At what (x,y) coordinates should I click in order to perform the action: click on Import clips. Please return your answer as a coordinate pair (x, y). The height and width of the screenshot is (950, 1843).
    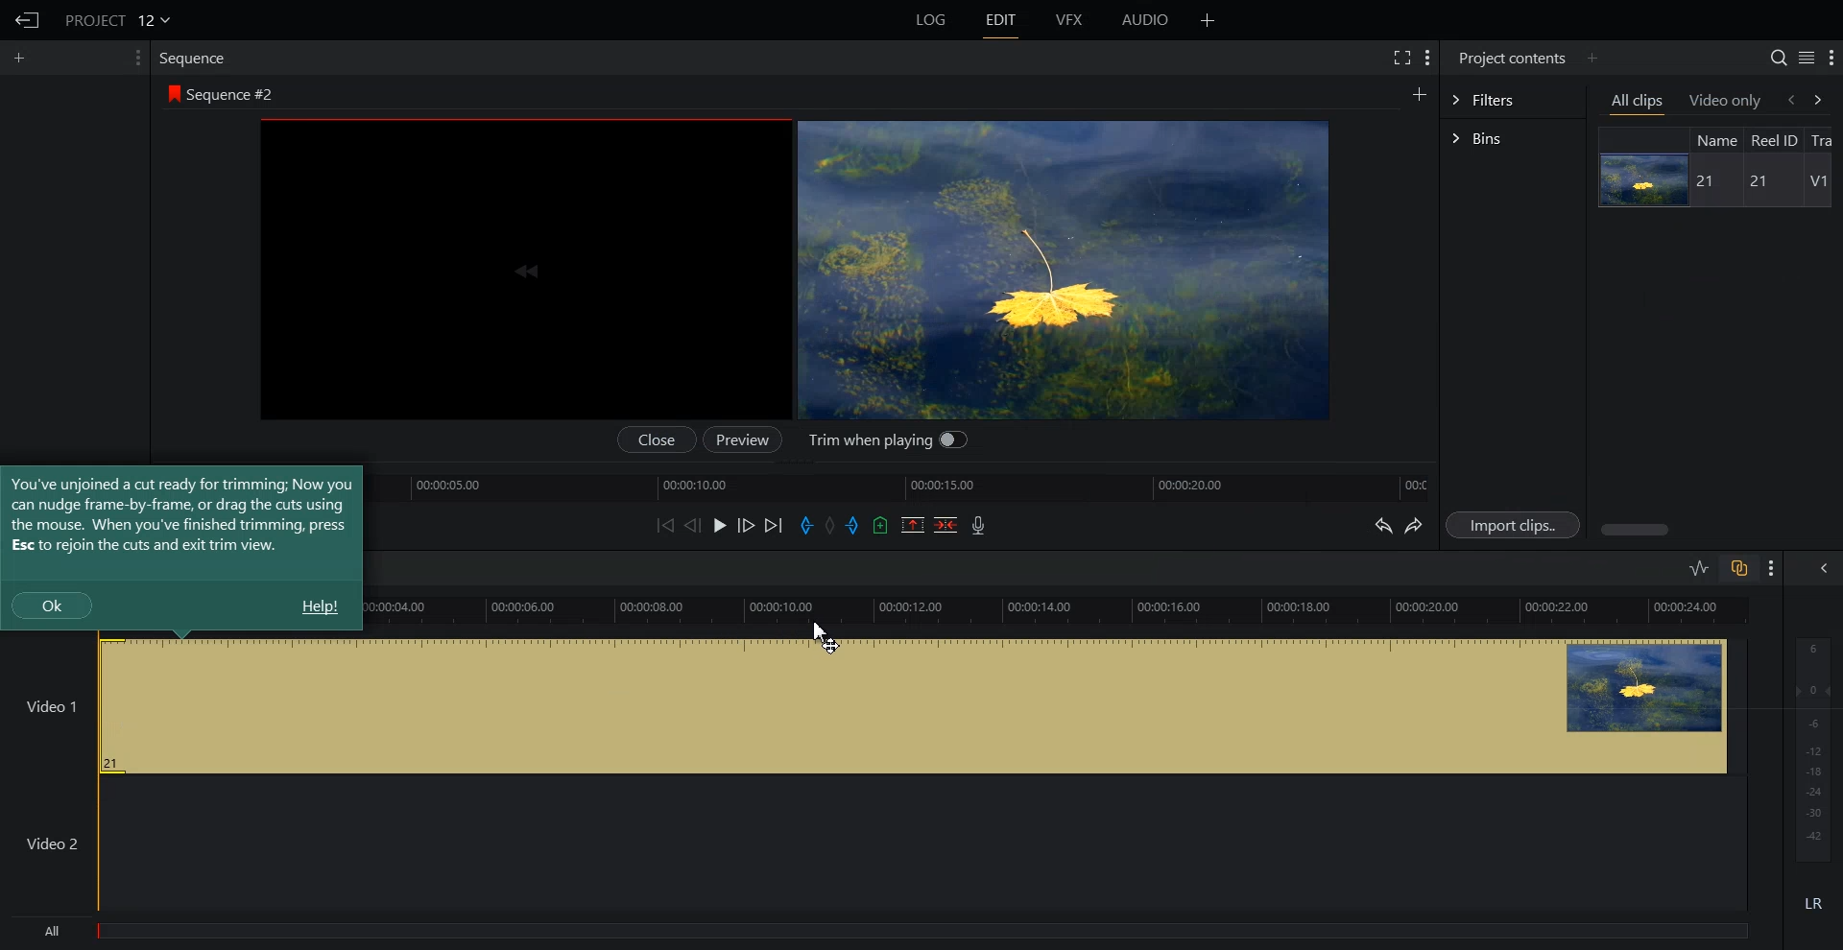
    Looking at the image, I should click on (1512, 524).